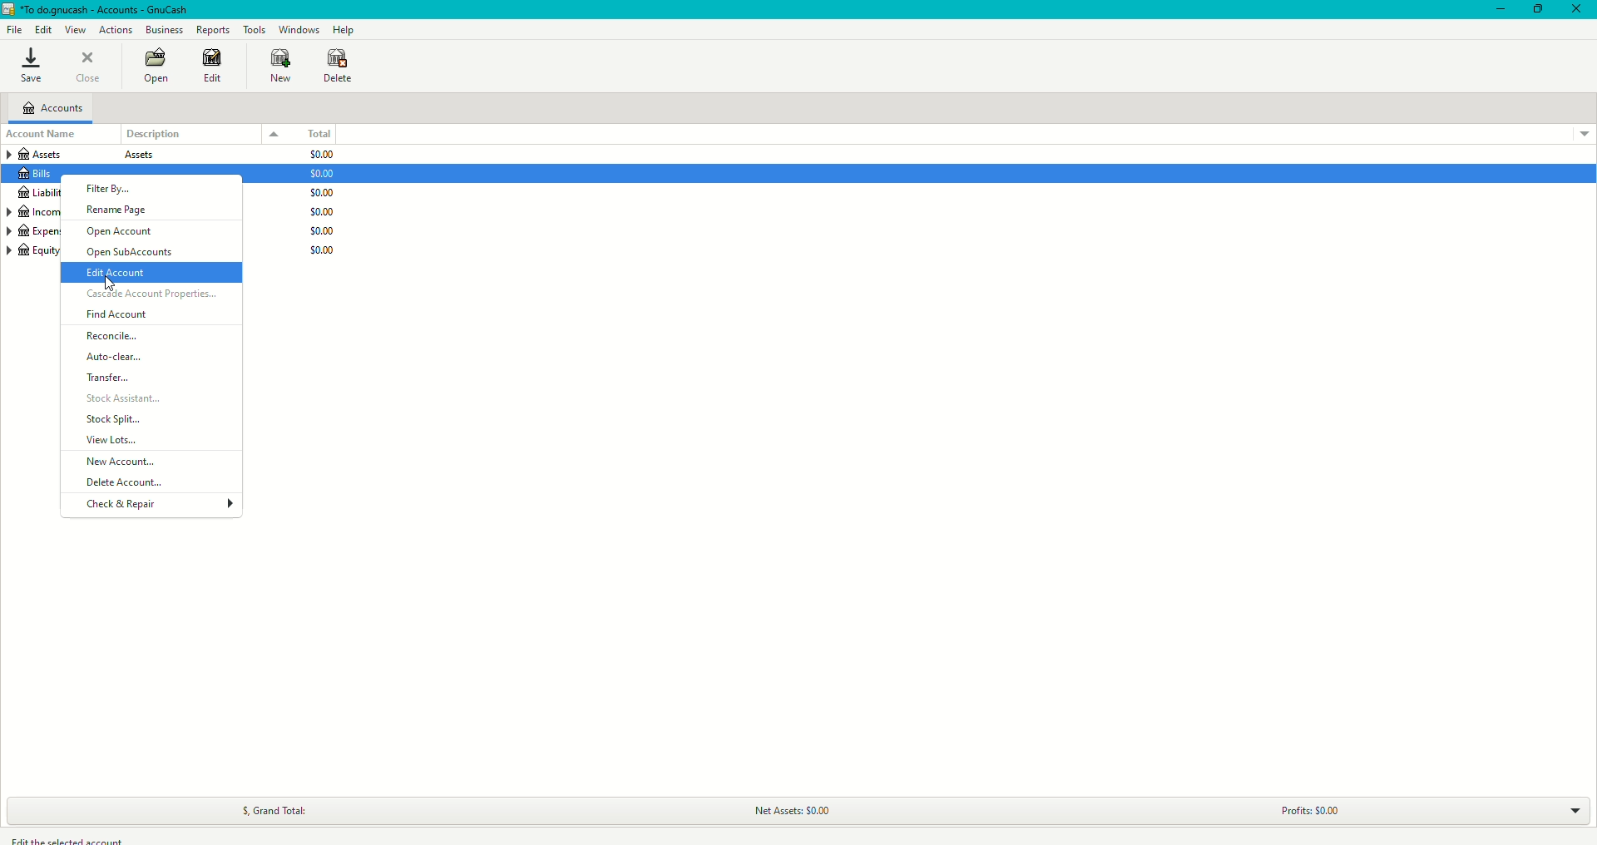 The height and width of the screenshot is (845, 1597). What do you see at coordinates (127, 503) in the screenshot?
I see `Check and Repair` at bounding box center [127, 503].